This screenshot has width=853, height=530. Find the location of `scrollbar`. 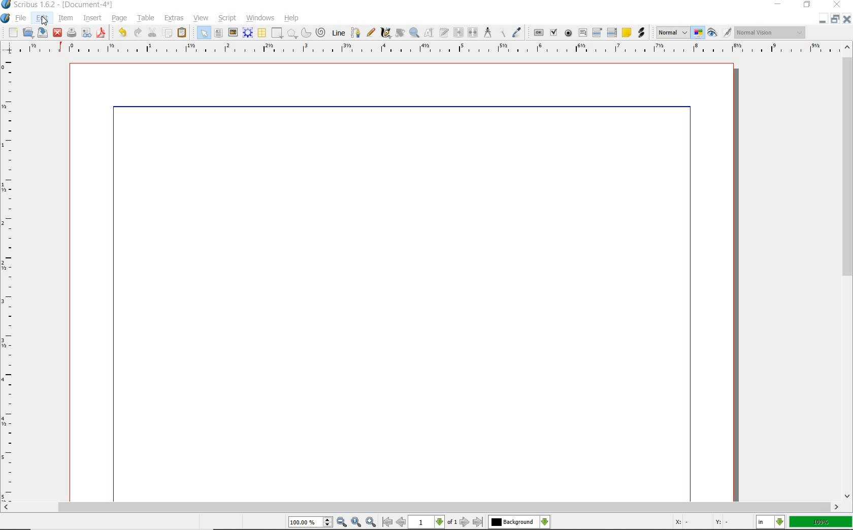

scrollbar is located at coordinates (848, 271).